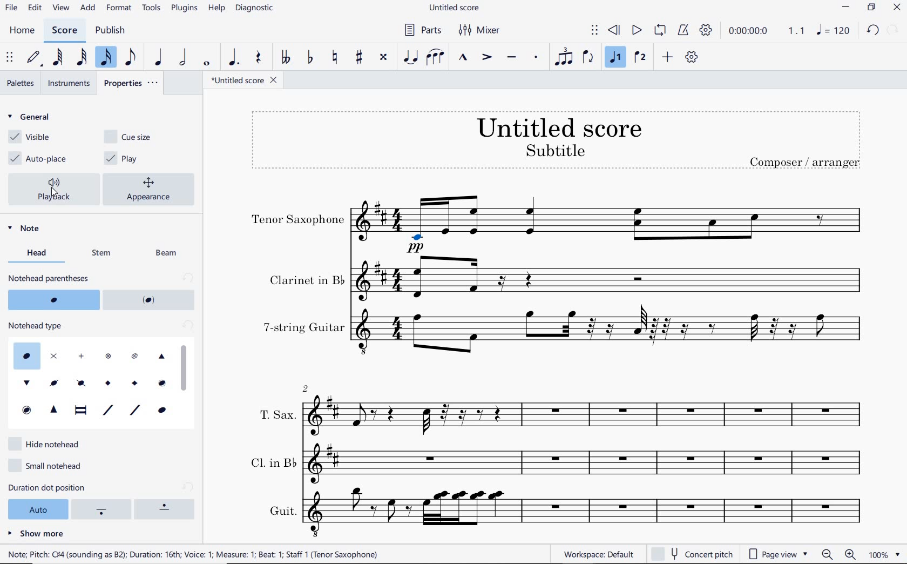  What do you see at coordinates (272, 461) in the screenshot?
I see `text` at bounding box center [272, 461].